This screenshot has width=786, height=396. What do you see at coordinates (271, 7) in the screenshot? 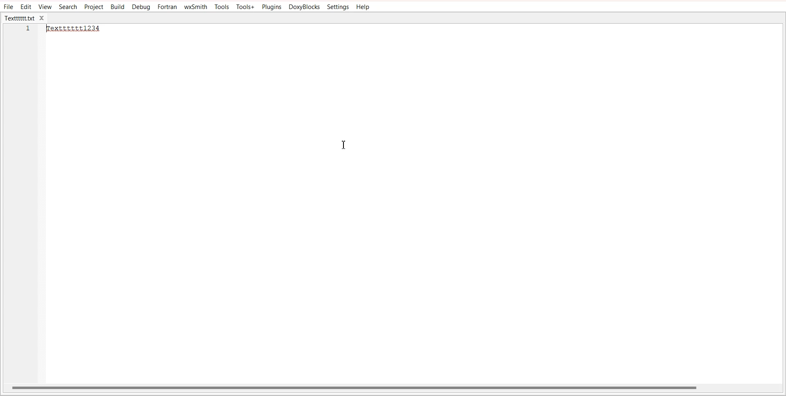
I see `Plugins` at bounding box center [271, 7].